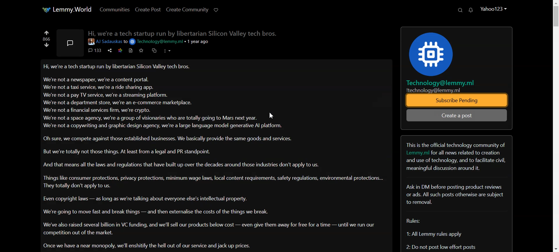  I want to click on Unread Message, so click(472, 10).